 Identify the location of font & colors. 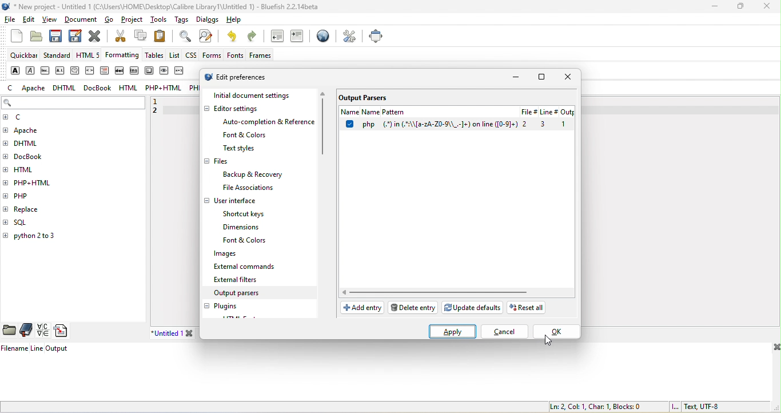
(247, 136).